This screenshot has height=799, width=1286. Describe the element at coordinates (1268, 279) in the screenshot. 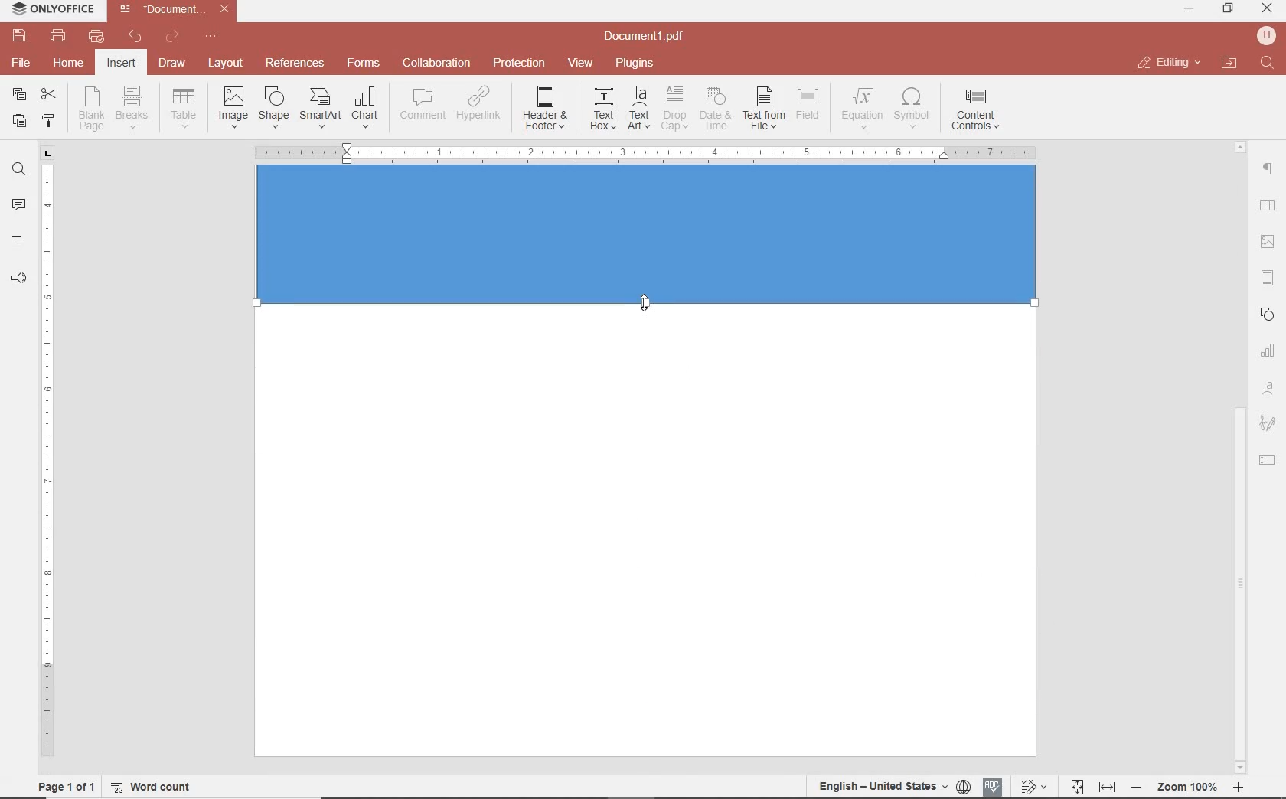

I see `HEADERS & FOOTERS` at that location.